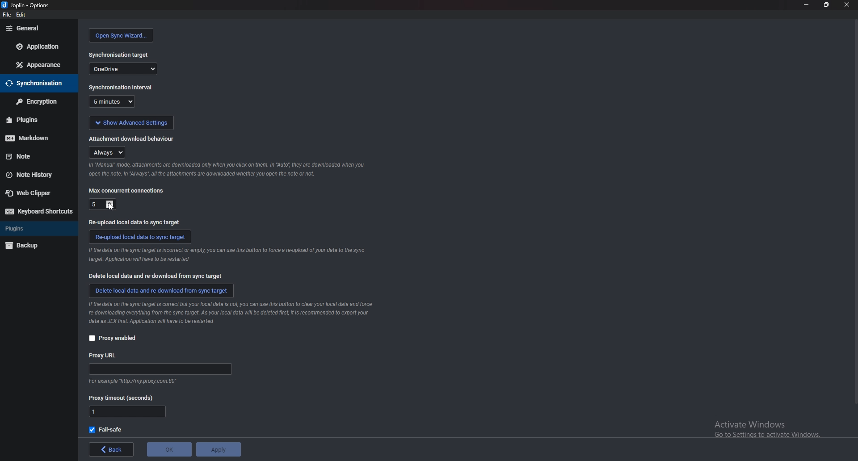 This screenshot has width=858, height=461. I want to click on markdown, so click(34, 138).